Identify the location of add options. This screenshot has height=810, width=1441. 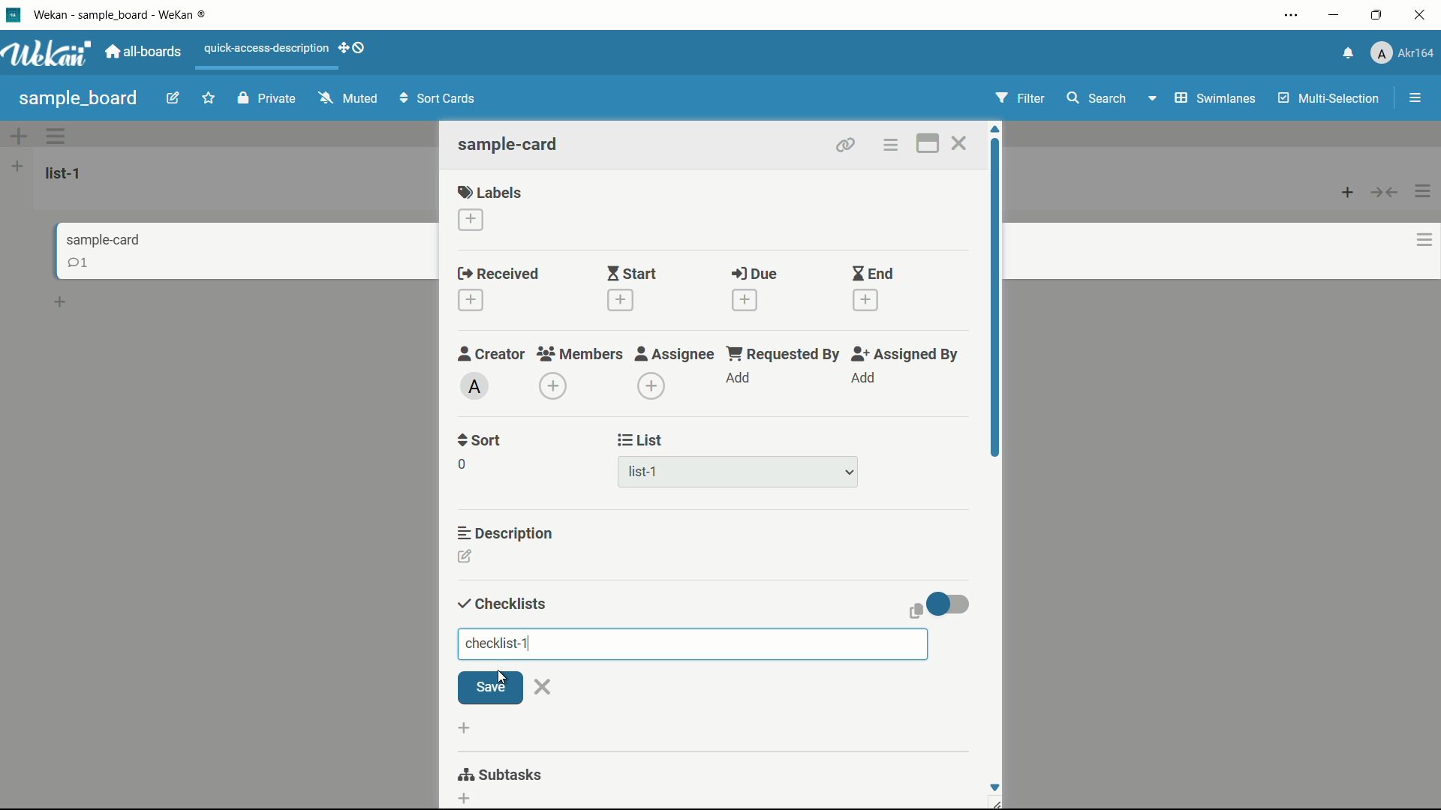
(16, 135).